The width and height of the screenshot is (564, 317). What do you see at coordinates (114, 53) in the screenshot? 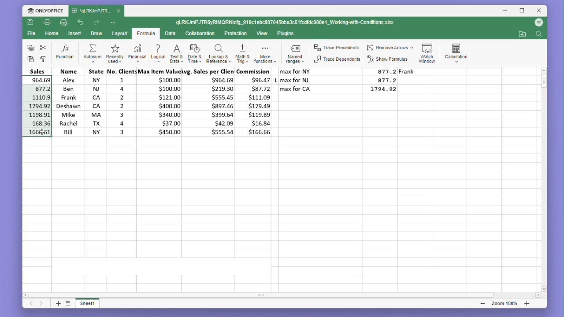
I see `Recently used` at bounding box center [114, 53].